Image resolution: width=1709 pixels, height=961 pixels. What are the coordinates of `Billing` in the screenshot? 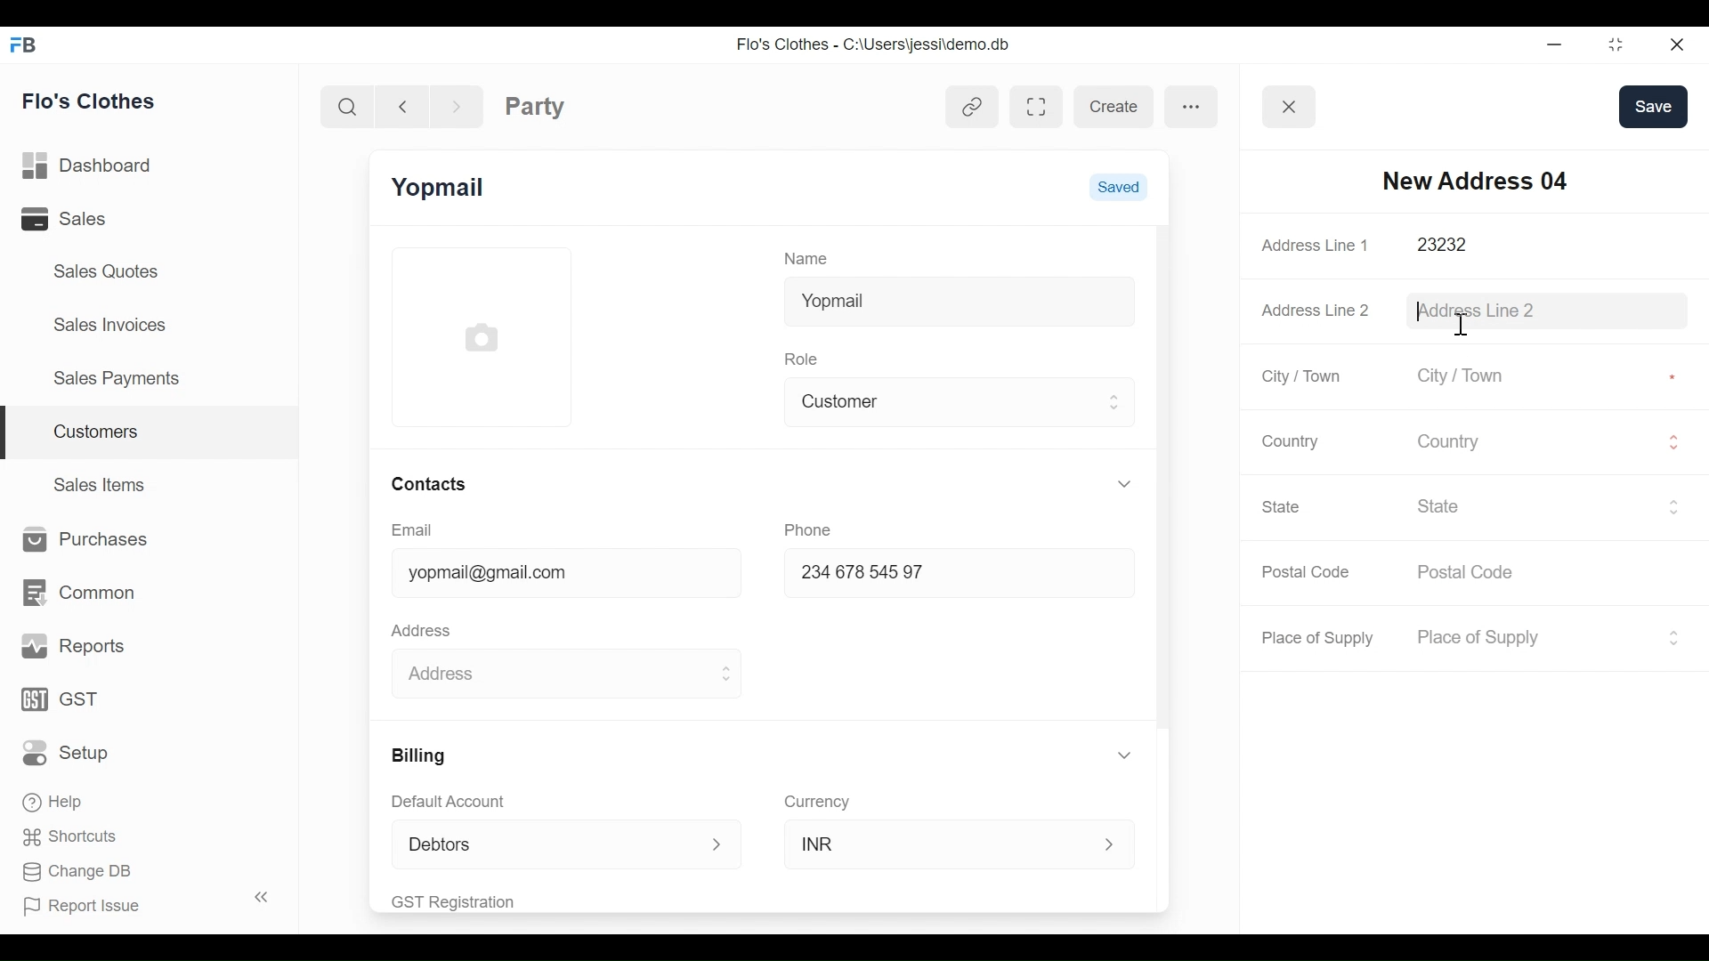 It's located at (417, 755).